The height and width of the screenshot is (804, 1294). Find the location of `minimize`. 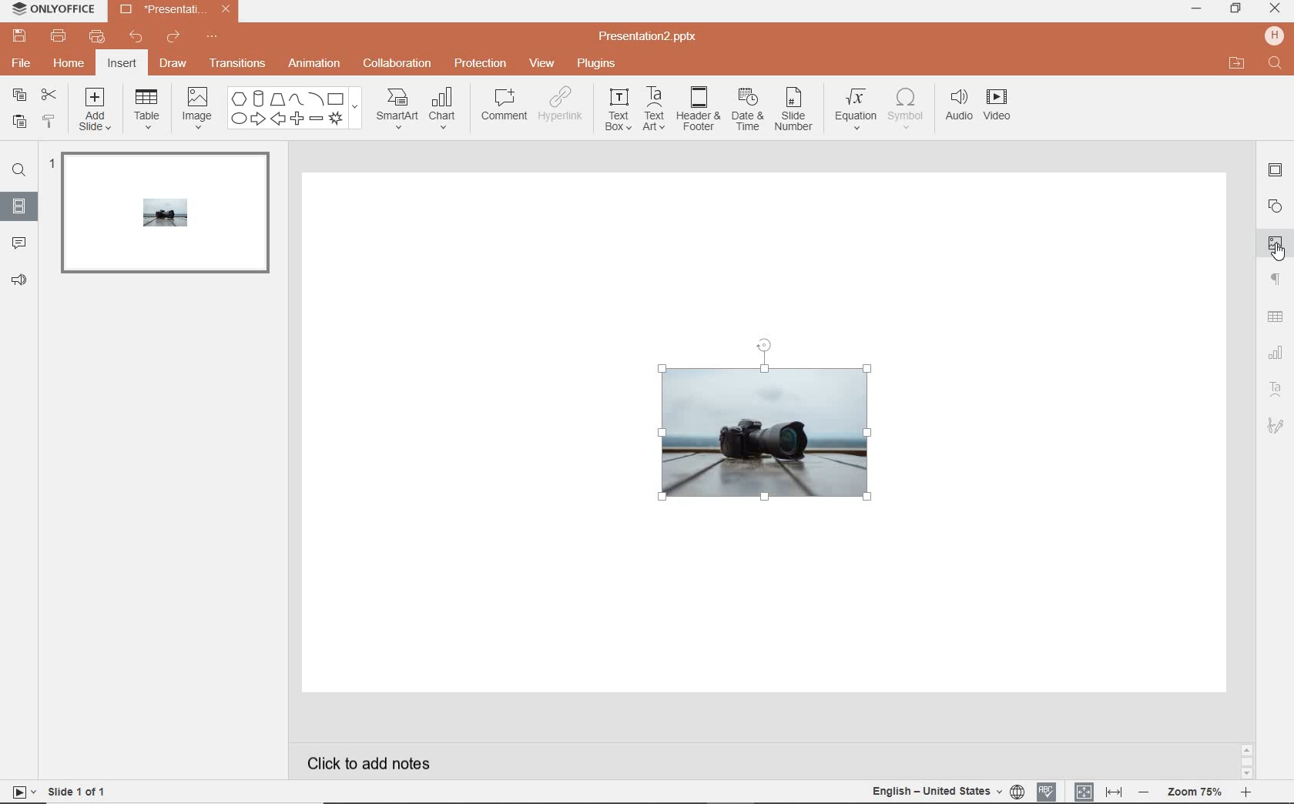

minimize is located at coordinates (1199, 10).